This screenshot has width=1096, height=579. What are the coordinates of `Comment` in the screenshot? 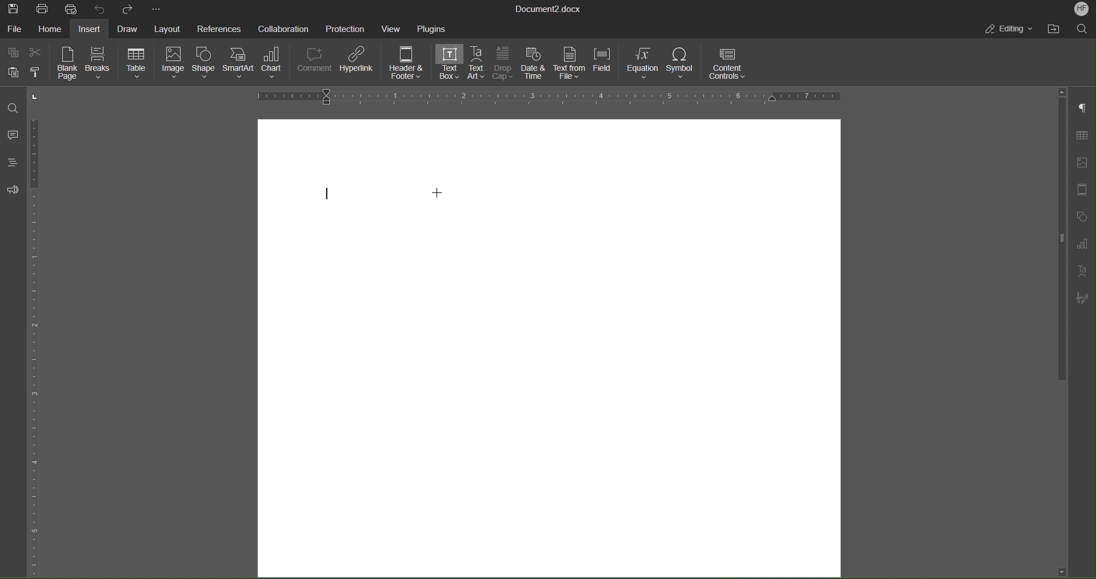 It's located at (315, 64).